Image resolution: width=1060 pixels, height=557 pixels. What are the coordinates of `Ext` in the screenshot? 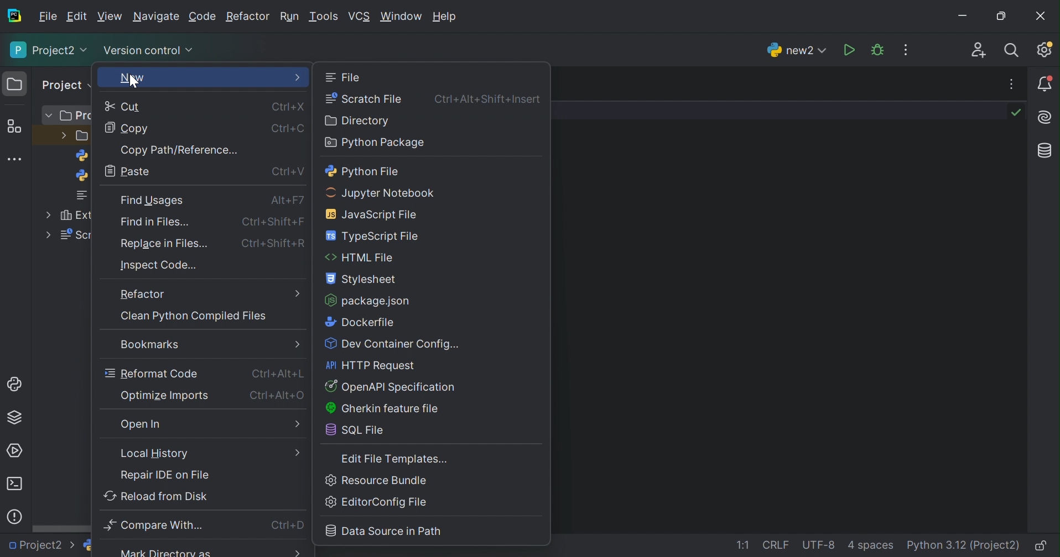 It's located at (77, 216).